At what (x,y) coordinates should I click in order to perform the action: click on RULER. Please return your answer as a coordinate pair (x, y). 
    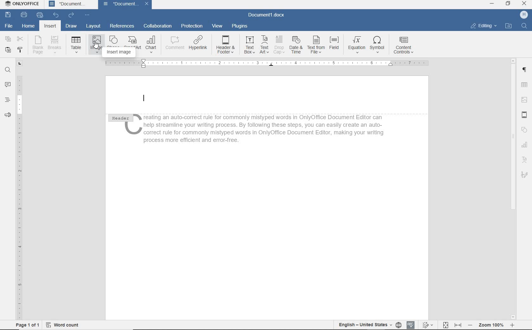
    Looking at the image, I should click on (268, 64).